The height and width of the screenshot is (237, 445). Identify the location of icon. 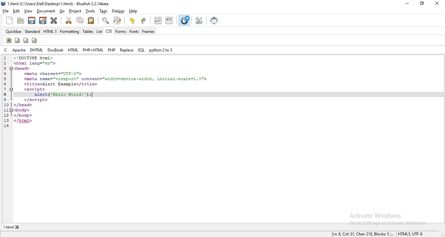
(17, 41).